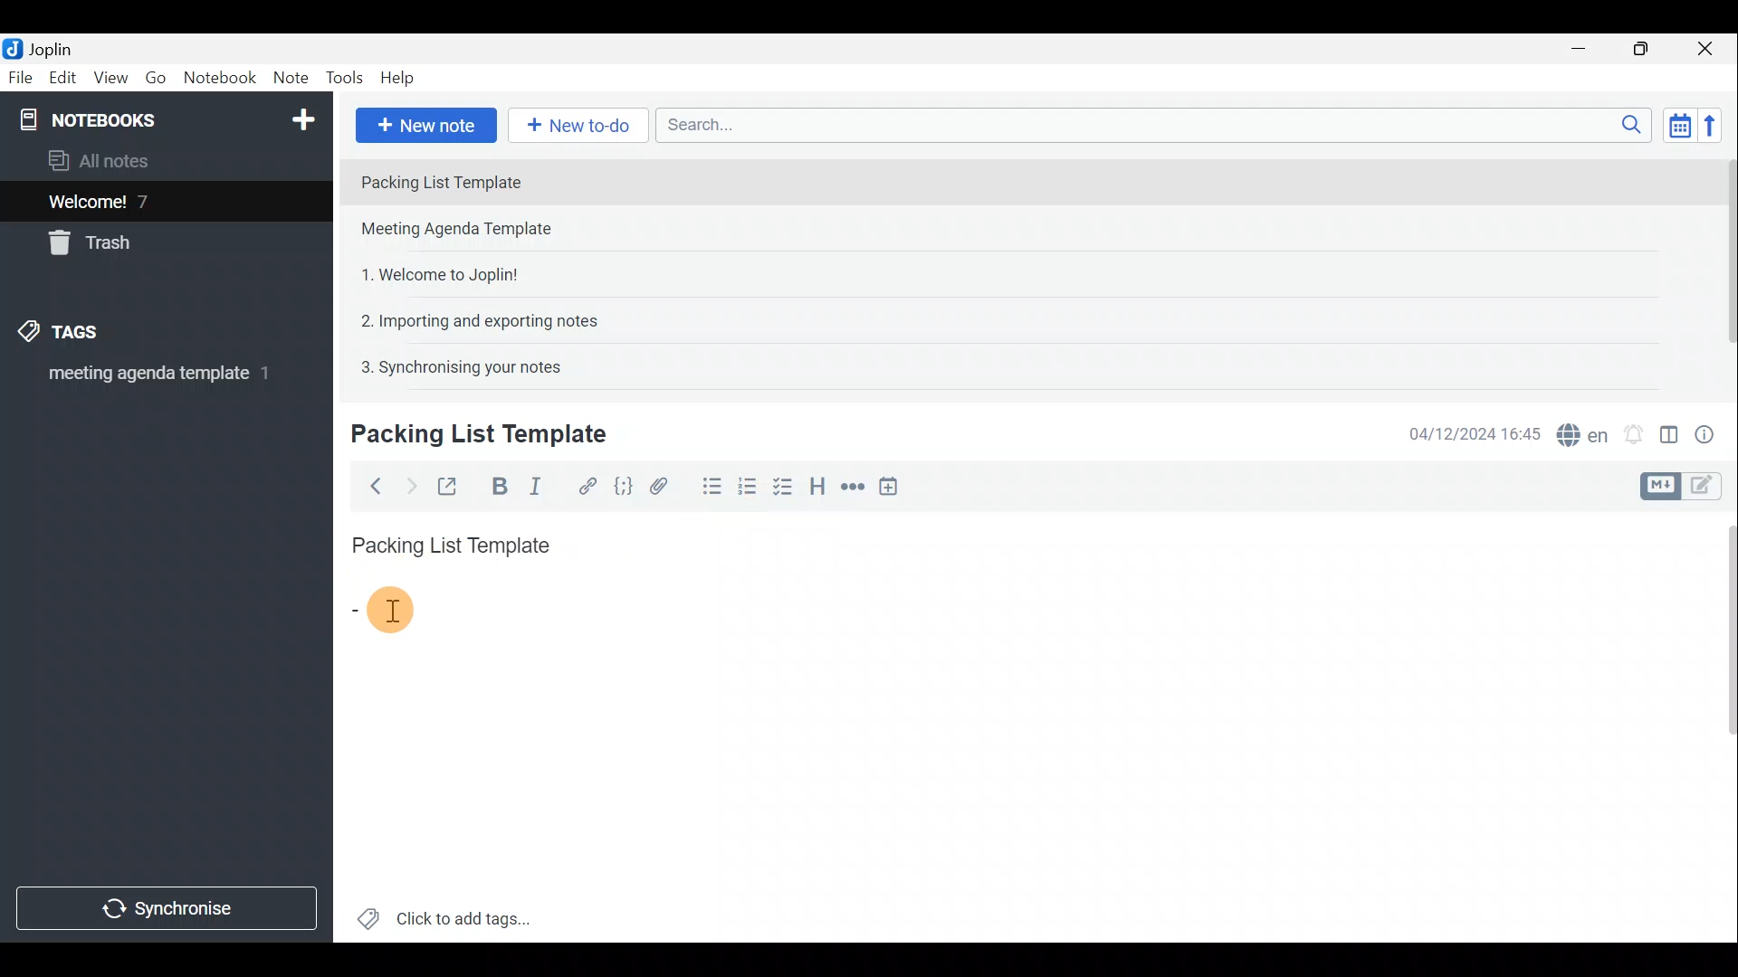  What do you see at coordinates (584, 484) in the screenshot?
I see `Hyperlink` at bounding box center [584, 484].